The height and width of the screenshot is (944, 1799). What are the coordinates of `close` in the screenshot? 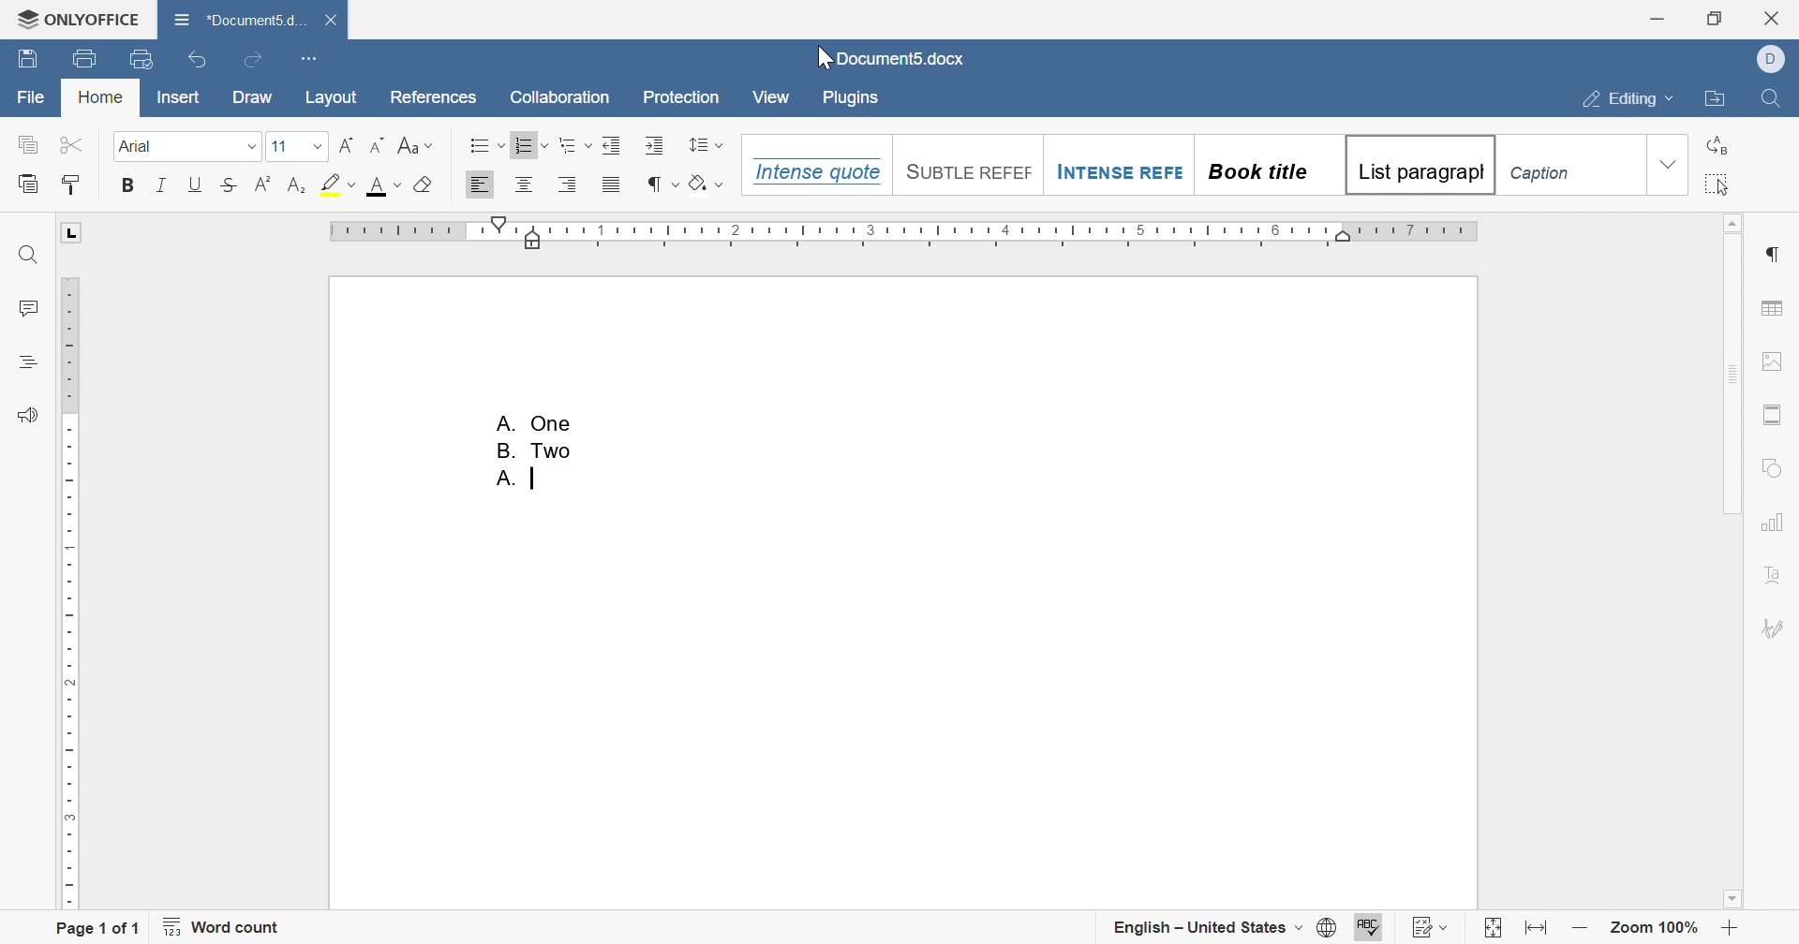 It's located at (1776, 19).